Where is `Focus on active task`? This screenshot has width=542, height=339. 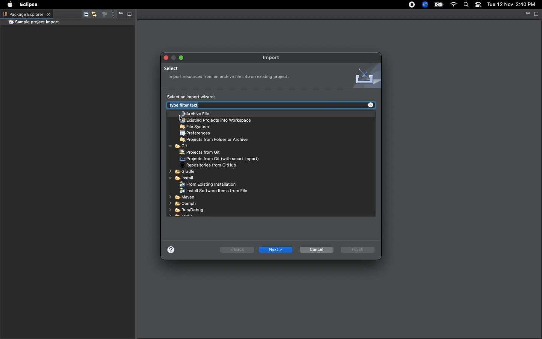
Focus on active task is located at coordinates (102, 15).